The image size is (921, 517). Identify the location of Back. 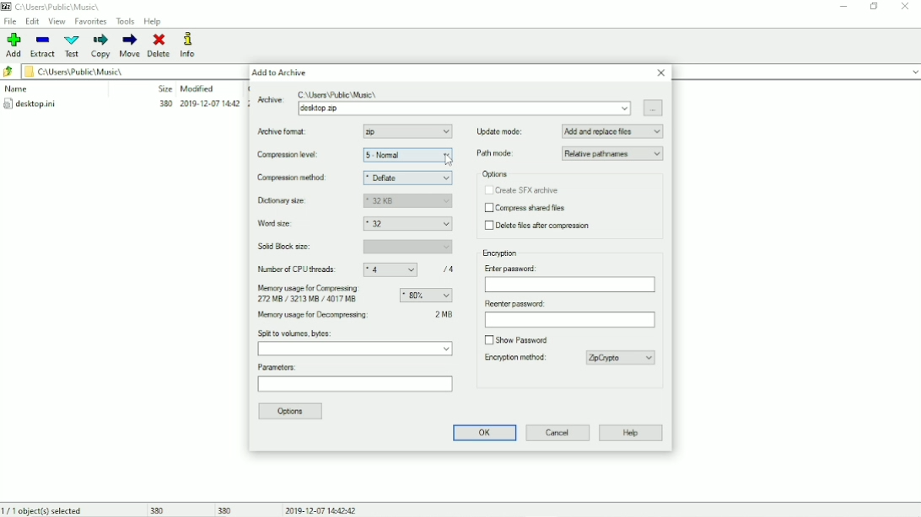
(8, 72).